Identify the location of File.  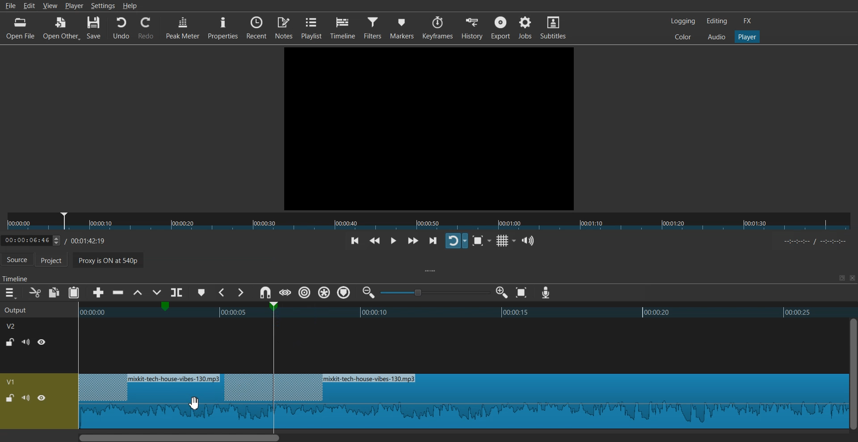
(10, 5).